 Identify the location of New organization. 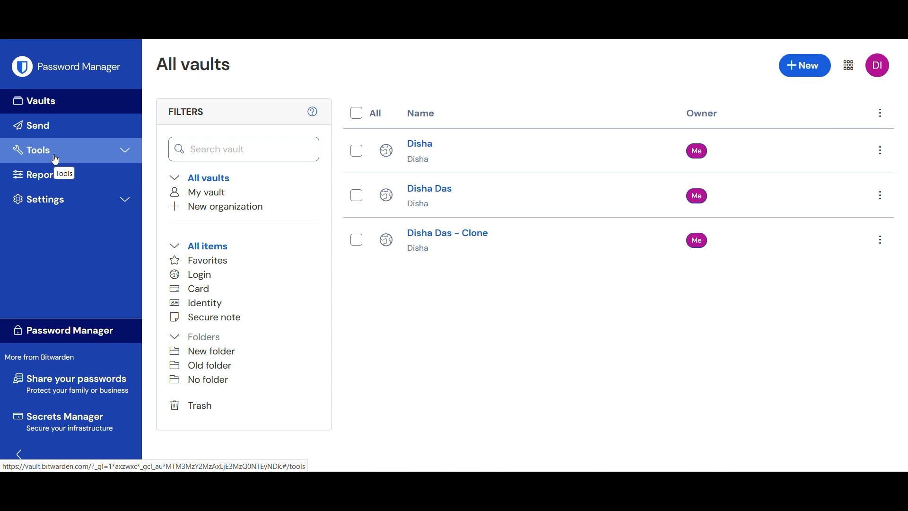
(217, 207).